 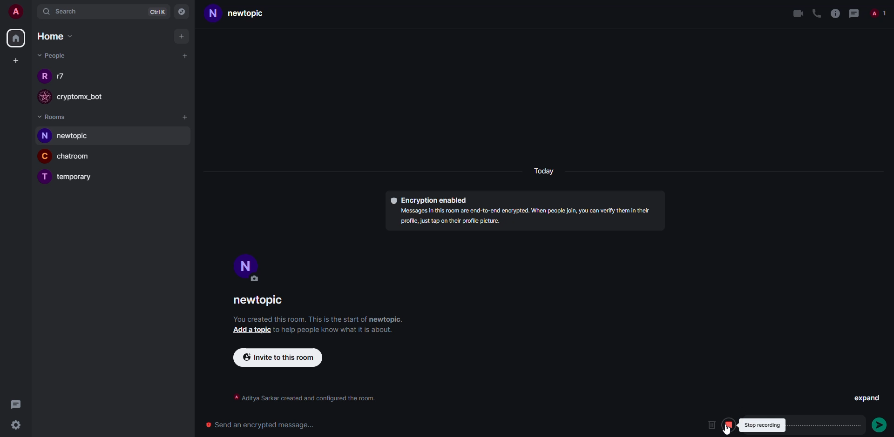 What do you see at coordinates (762, 424) in the screenshot?
I see `stop recording` at bounding box center [762, 424].